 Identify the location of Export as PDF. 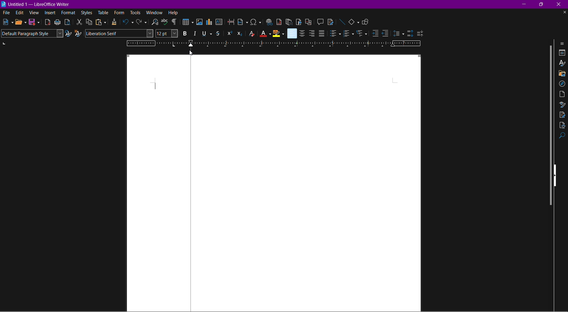
(48, 22).